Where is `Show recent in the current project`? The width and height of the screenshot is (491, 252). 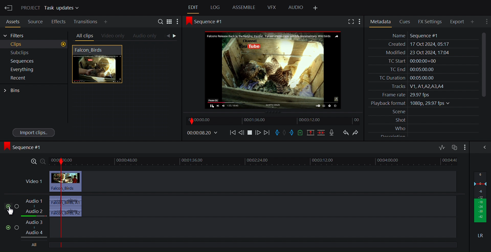 Show recent in the current project is located at coordinates (33, 78).